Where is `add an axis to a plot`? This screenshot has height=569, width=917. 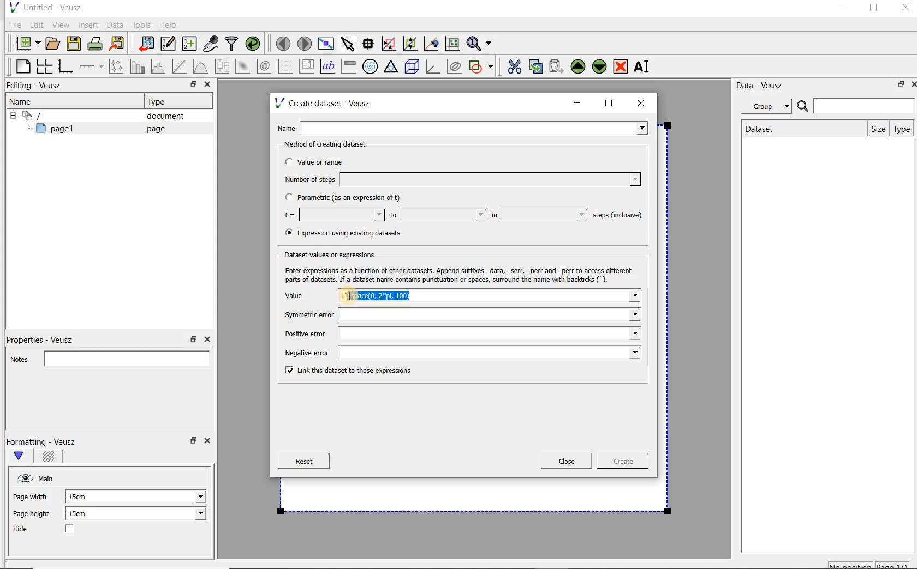 add an axis to a plot is located at coordinates (92, 66).